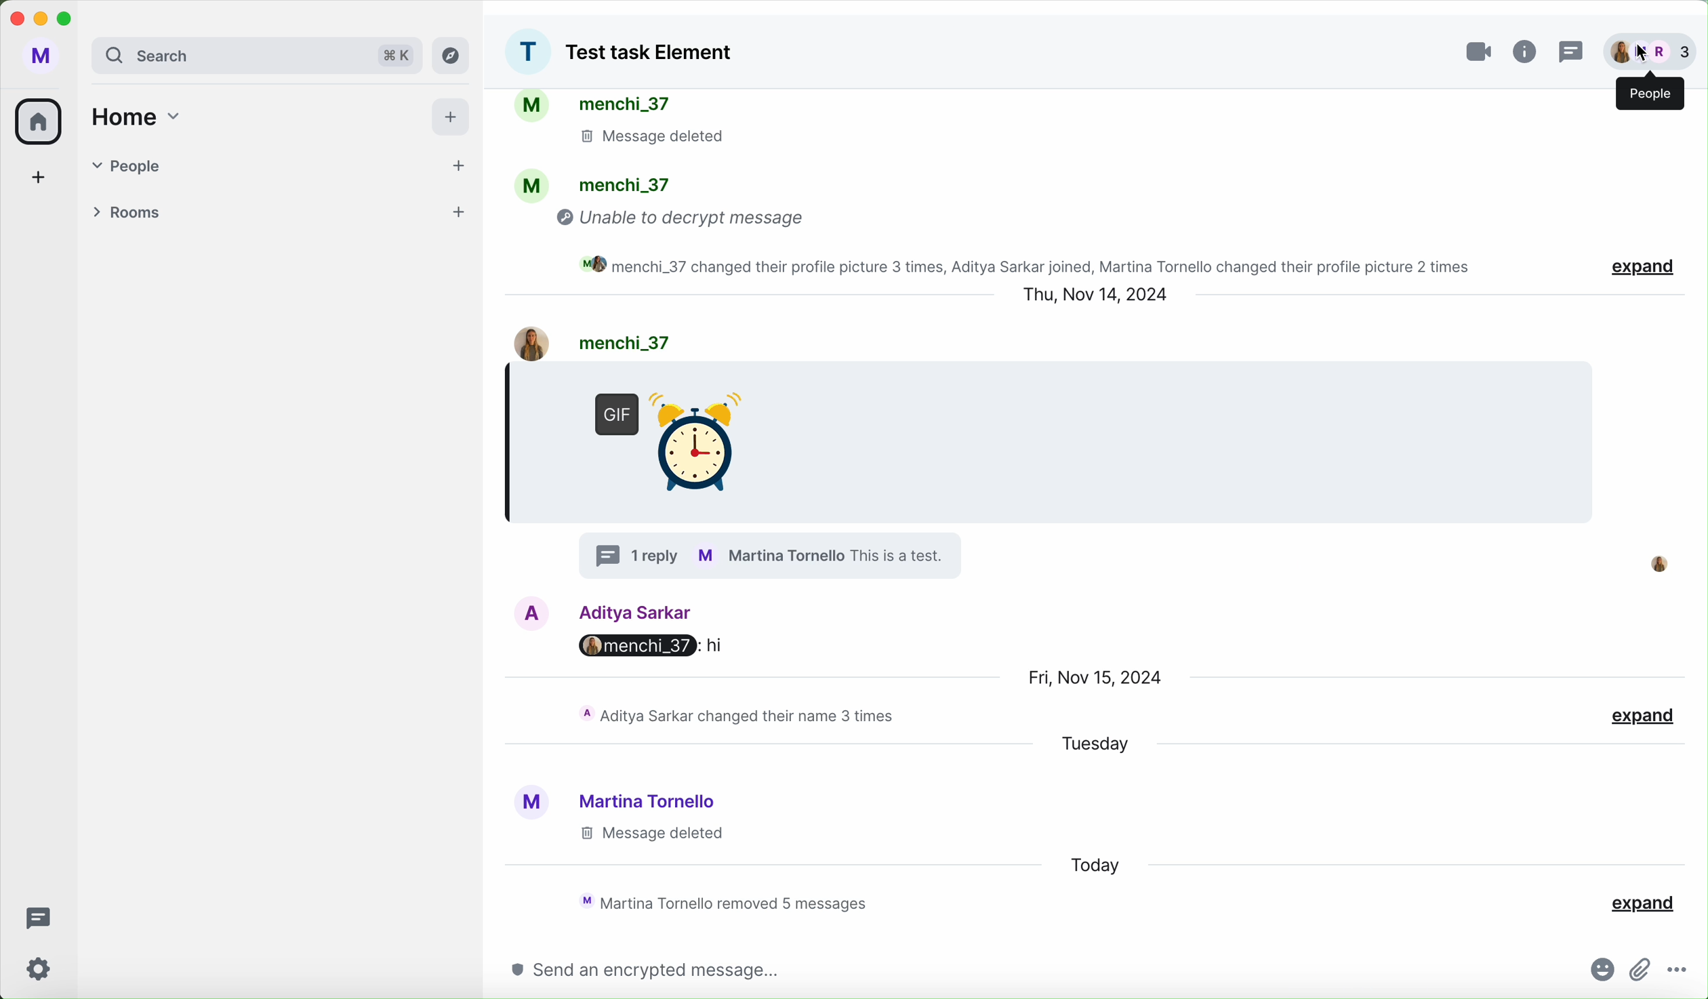  What do you see at coordinates (639, 611) in the screenshot?
I see `Aditya user` at bounding box center [639, 611].